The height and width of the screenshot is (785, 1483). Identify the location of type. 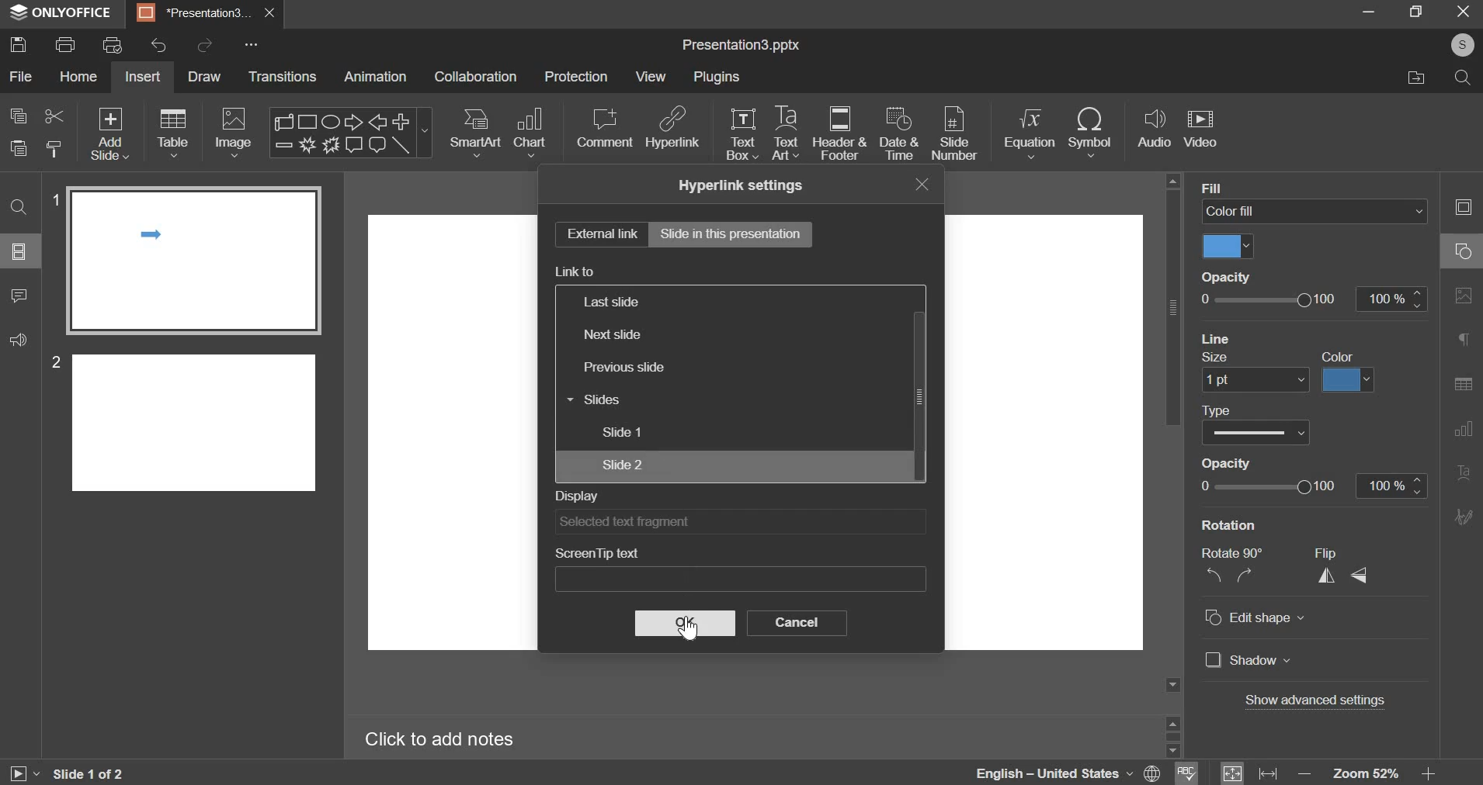
(1217, 411).